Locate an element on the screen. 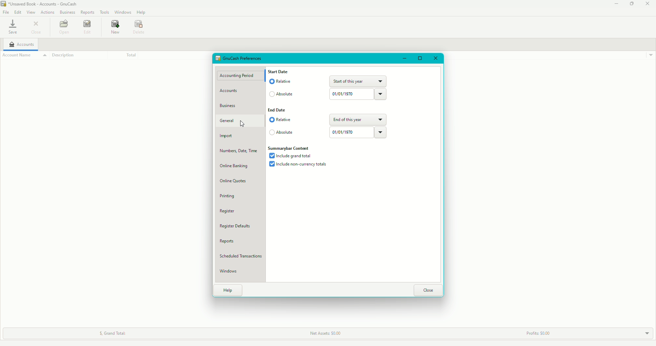 This screenshot has height=346, width=656. Close is located at coordinates (39, 28).